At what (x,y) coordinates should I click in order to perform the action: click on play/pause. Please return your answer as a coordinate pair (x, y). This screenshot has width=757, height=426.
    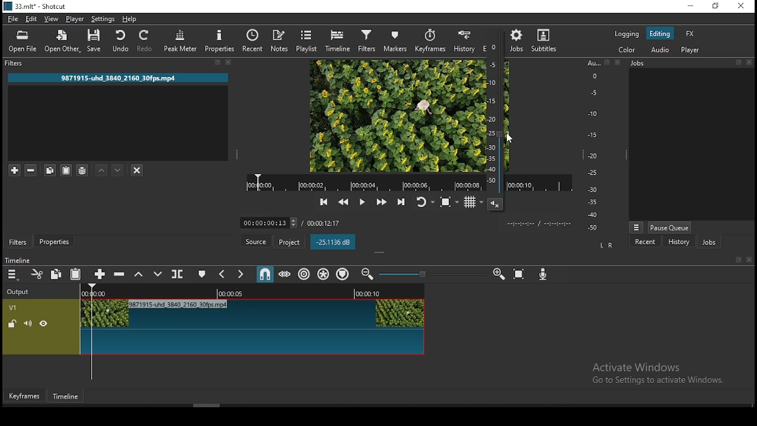
    Looking at the image, I should click on (363, 203).